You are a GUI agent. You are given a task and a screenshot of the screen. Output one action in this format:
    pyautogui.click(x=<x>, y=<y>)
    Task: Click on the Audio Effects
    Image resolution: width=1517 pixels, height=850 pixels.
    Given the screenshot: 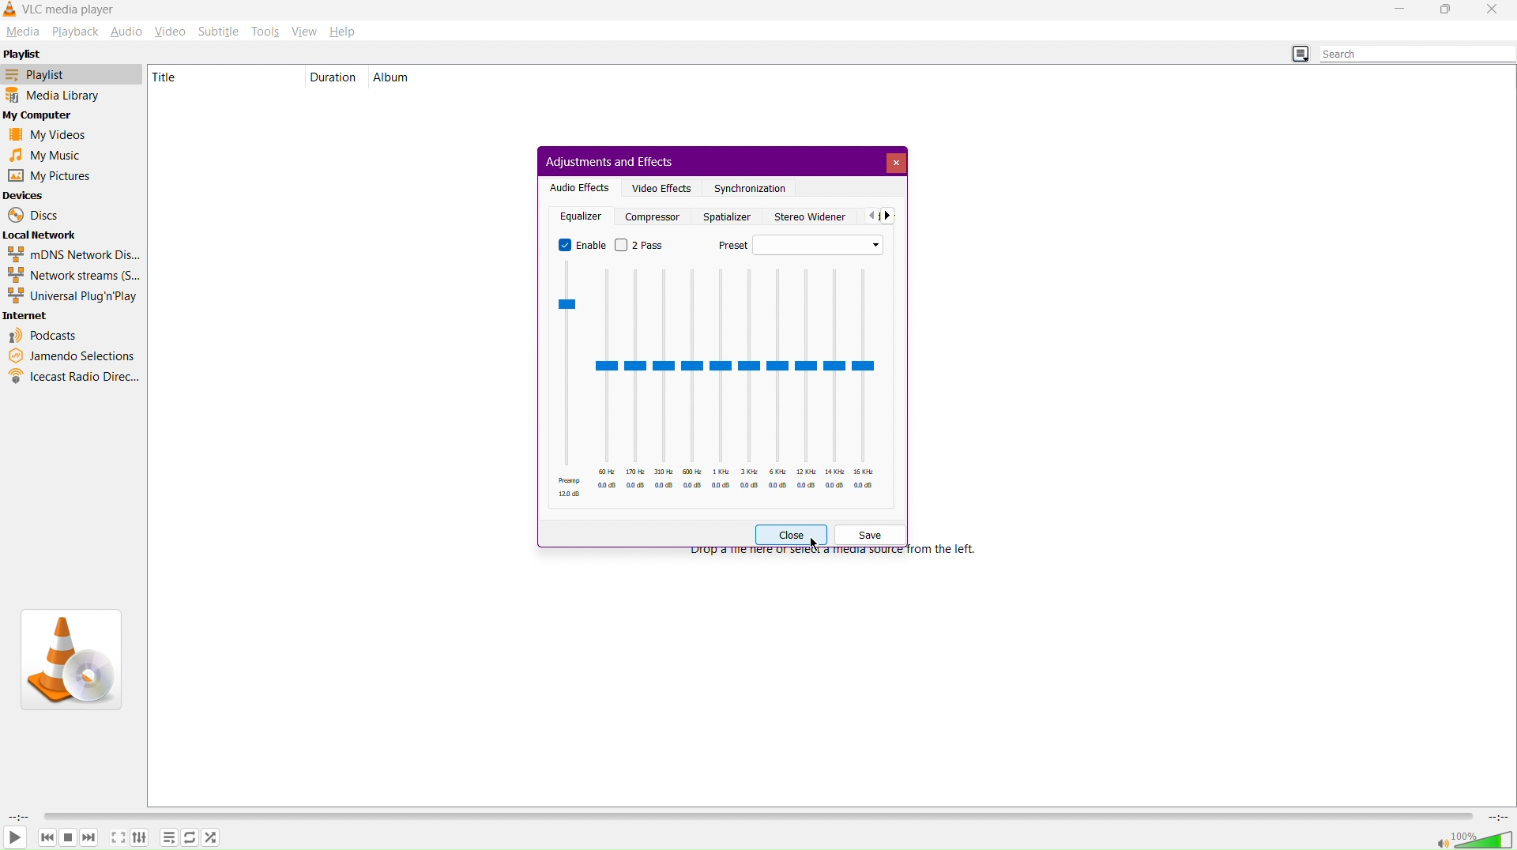 What is the action you would take?
    pyautogui.click(x=582, y=187)
    